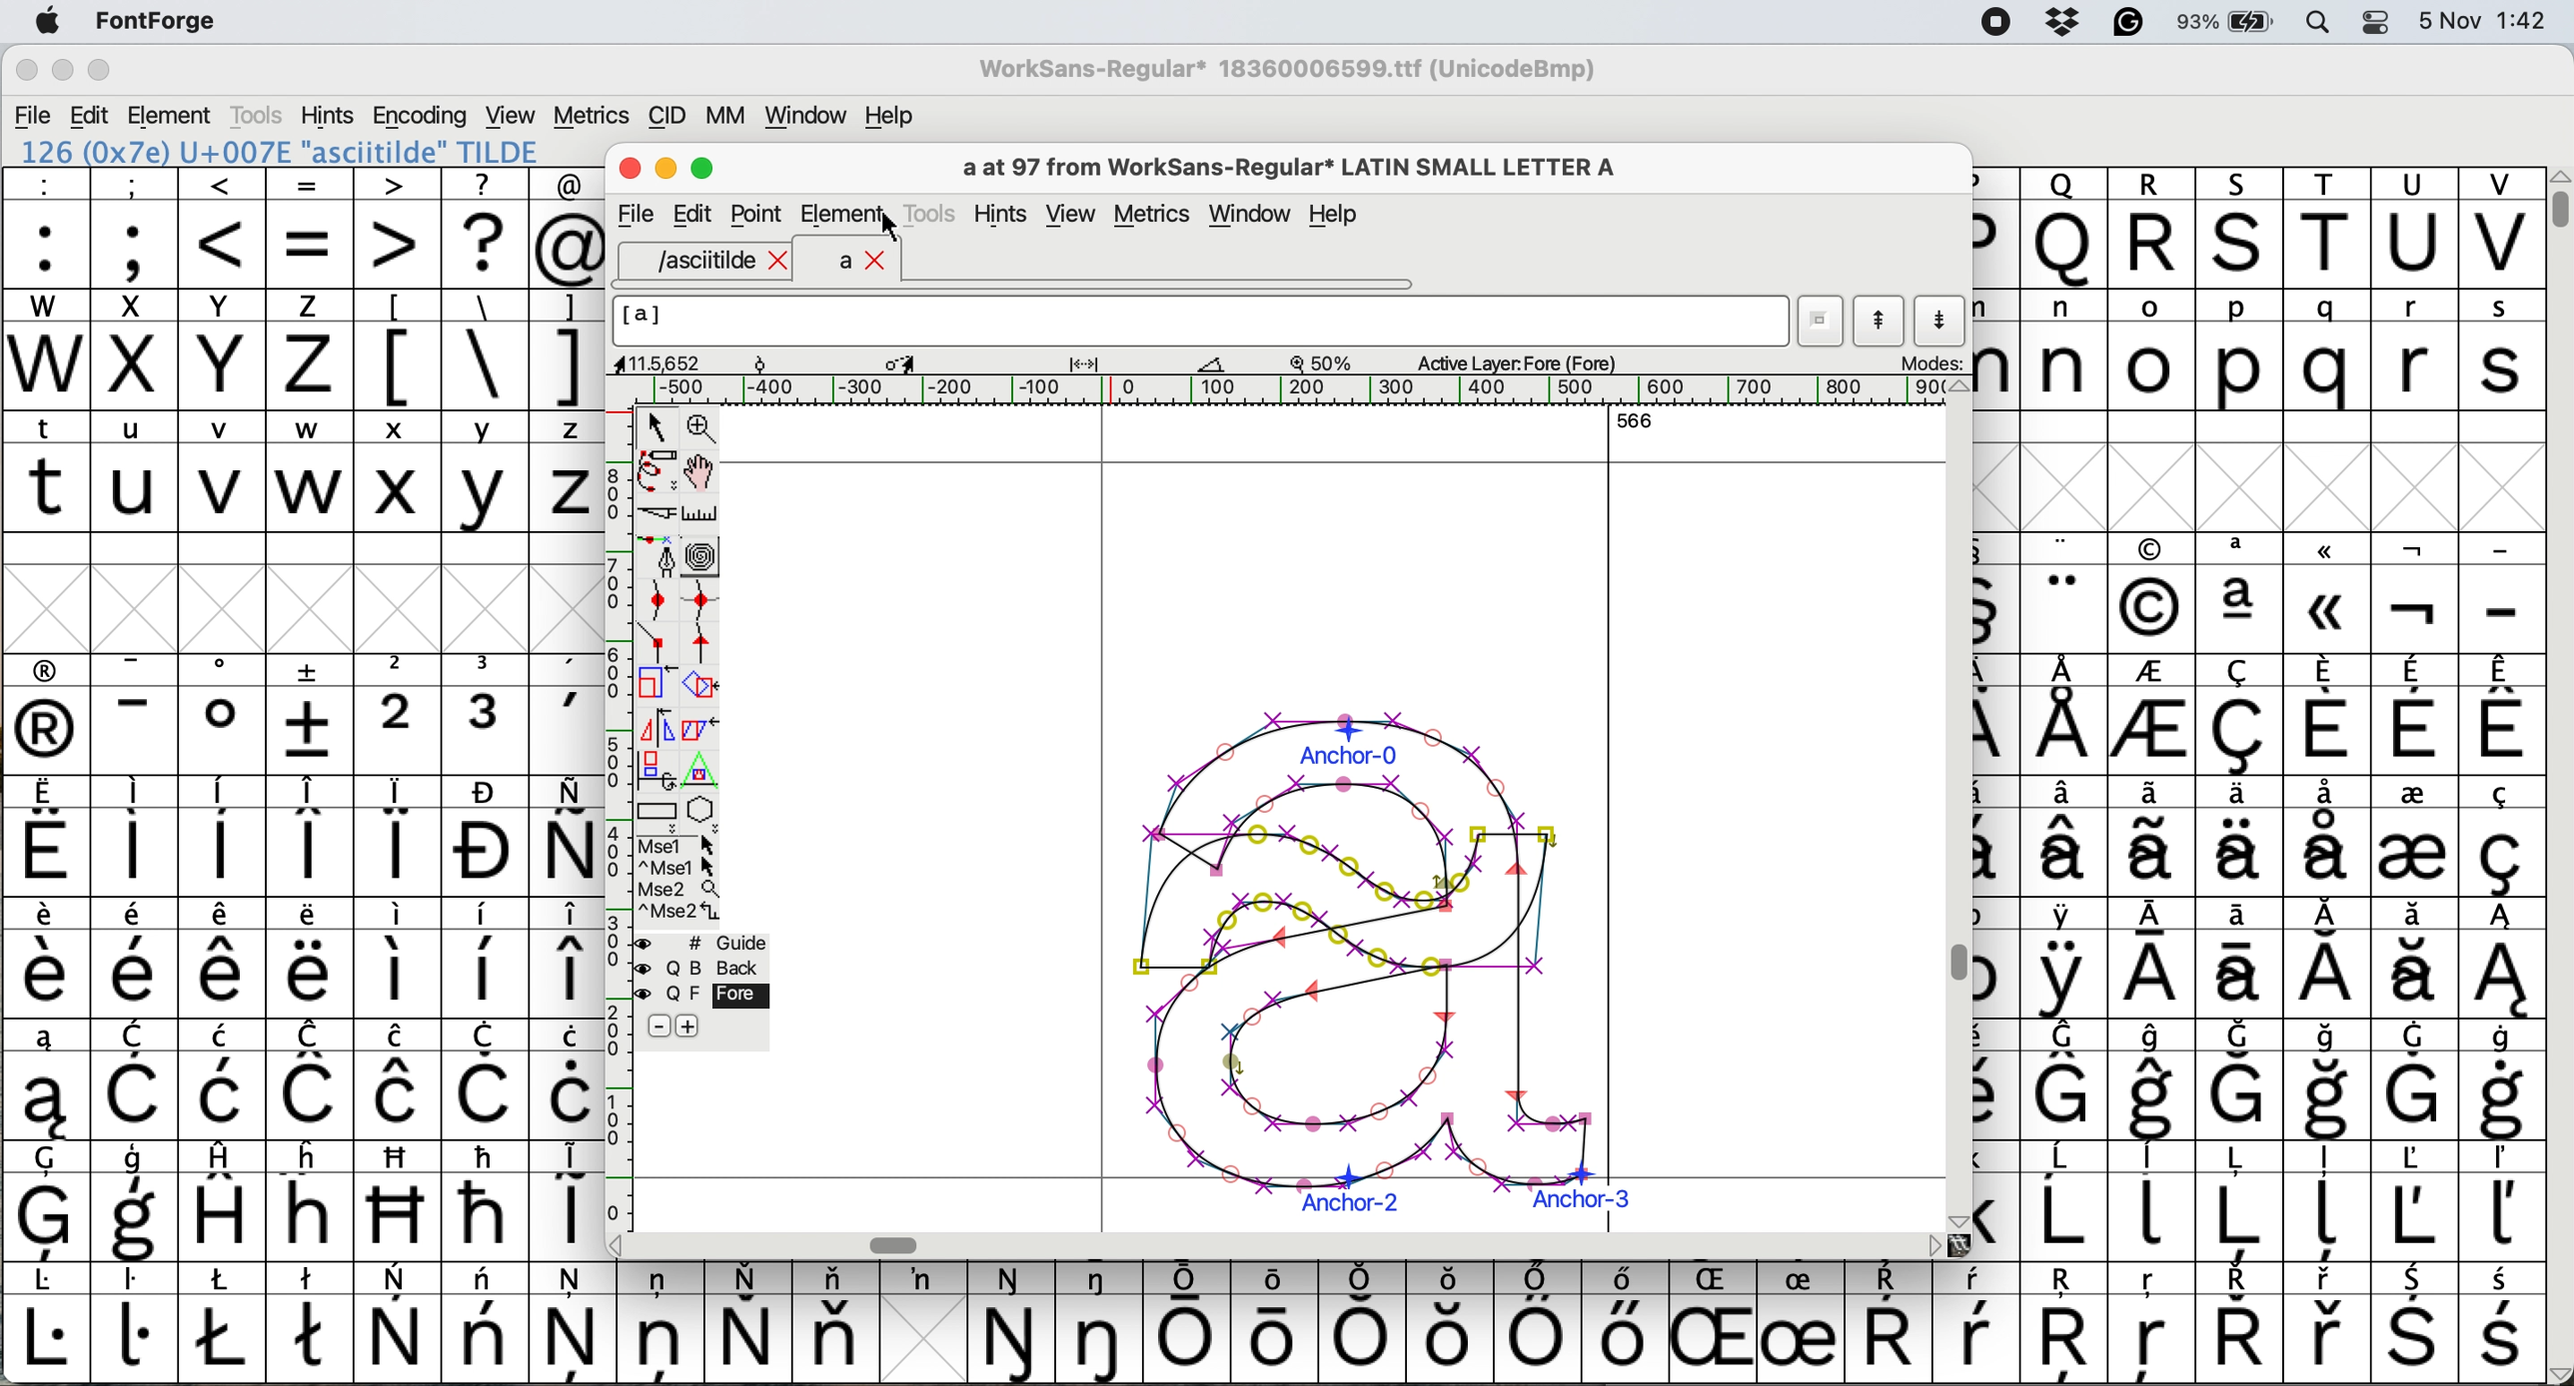 The height and width of the screenshot is (1386, 2574). I want to click on Point, so click(758, 217).